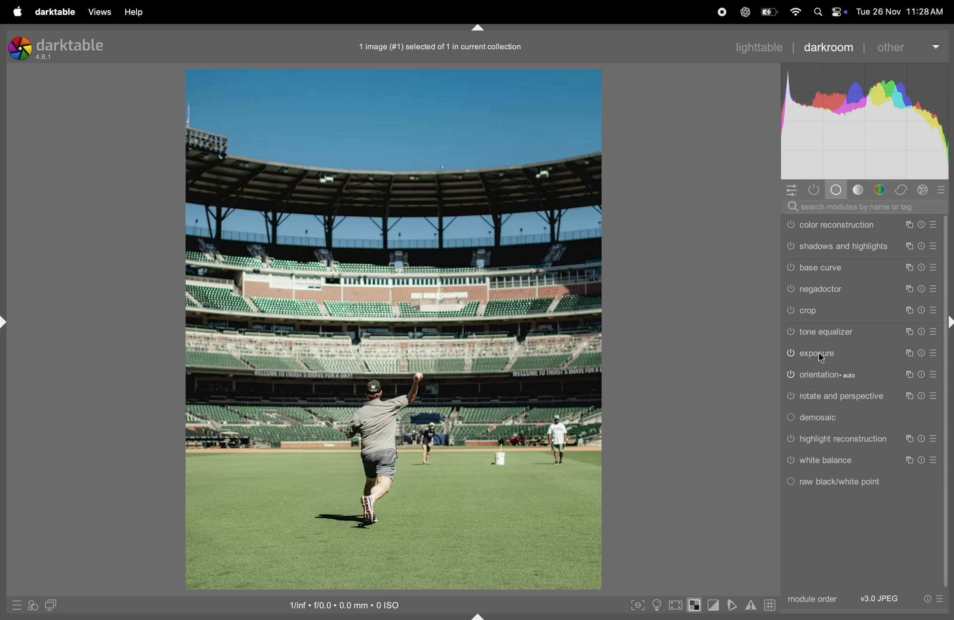 This screenshot has height=620, width=954. What do you see at coordinates (933, 310) in the screenshot?
I see `Presets ` at bounding box center [933, 310].